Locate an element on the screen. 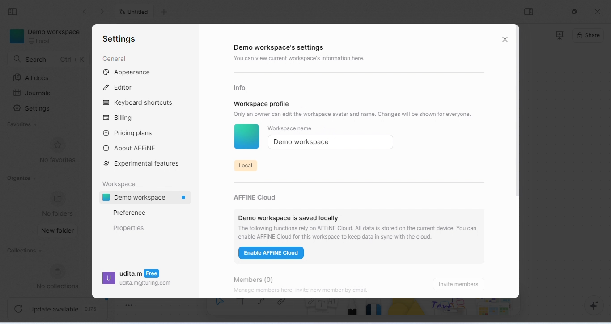  members is located at coordinates (260, 278).